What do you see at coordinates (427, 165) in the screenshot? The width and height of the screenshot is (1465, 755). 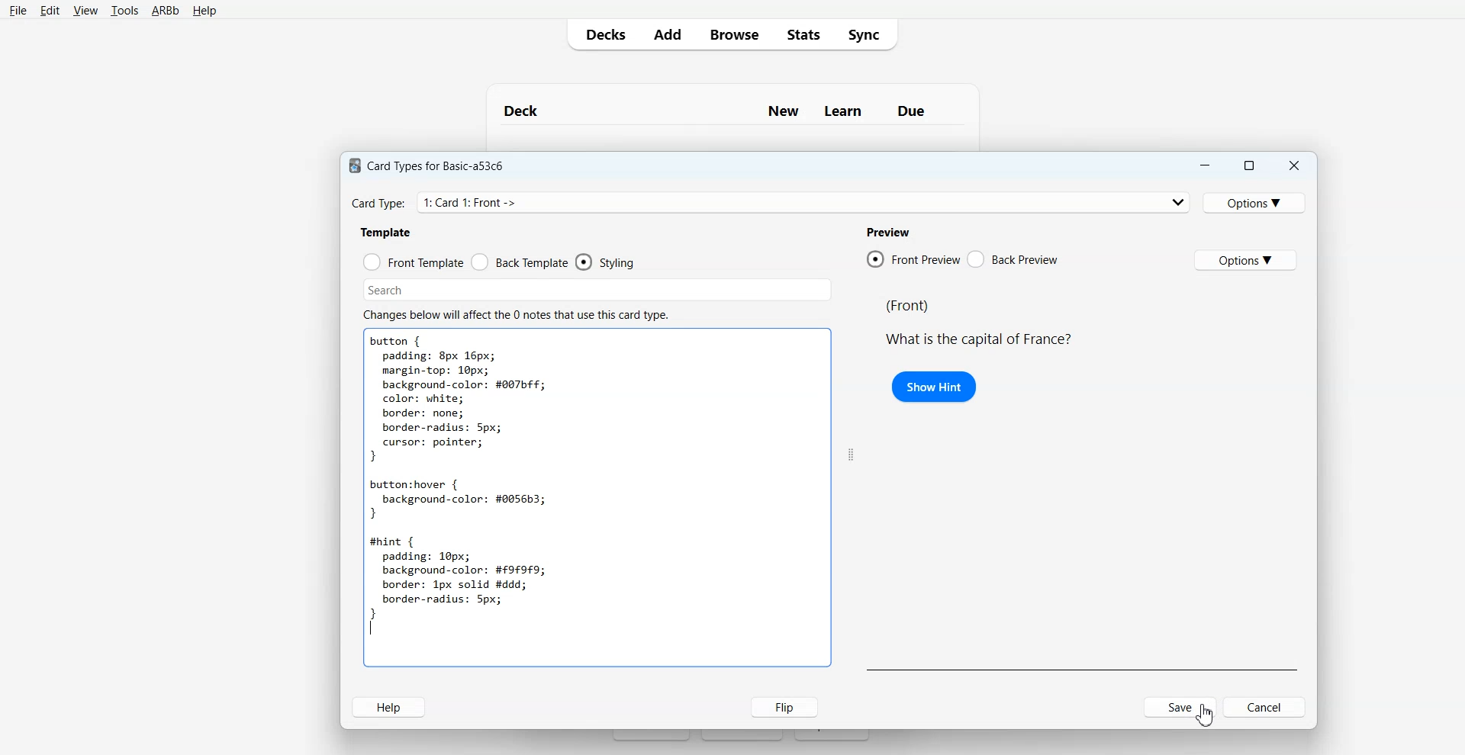 I see `Card Types for Basic-a53c6` at bounding box center [427, 165].